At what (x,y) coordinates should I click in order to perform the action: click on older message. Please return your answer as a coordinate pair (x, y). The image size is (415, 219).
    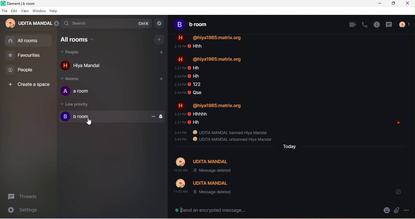
    Looking at the image, I should click on (294, 116).